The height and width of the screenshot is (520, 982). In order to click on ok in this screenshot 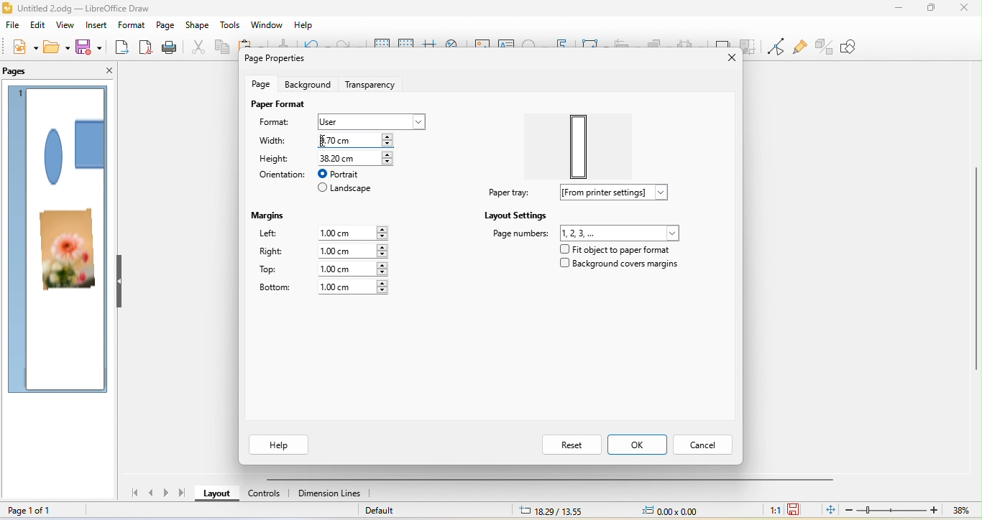, I will do `click(641, 445)`.